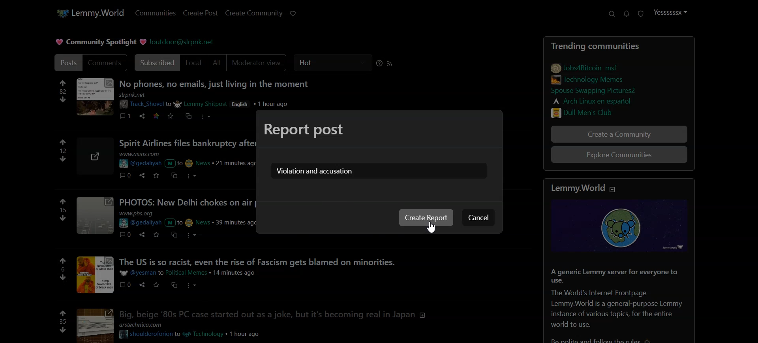 Image resolution: width=758 pixels, height=343 pixels. Describe the element at coordinates (63, 82) in the screenshot. I see `upvote` at that location.